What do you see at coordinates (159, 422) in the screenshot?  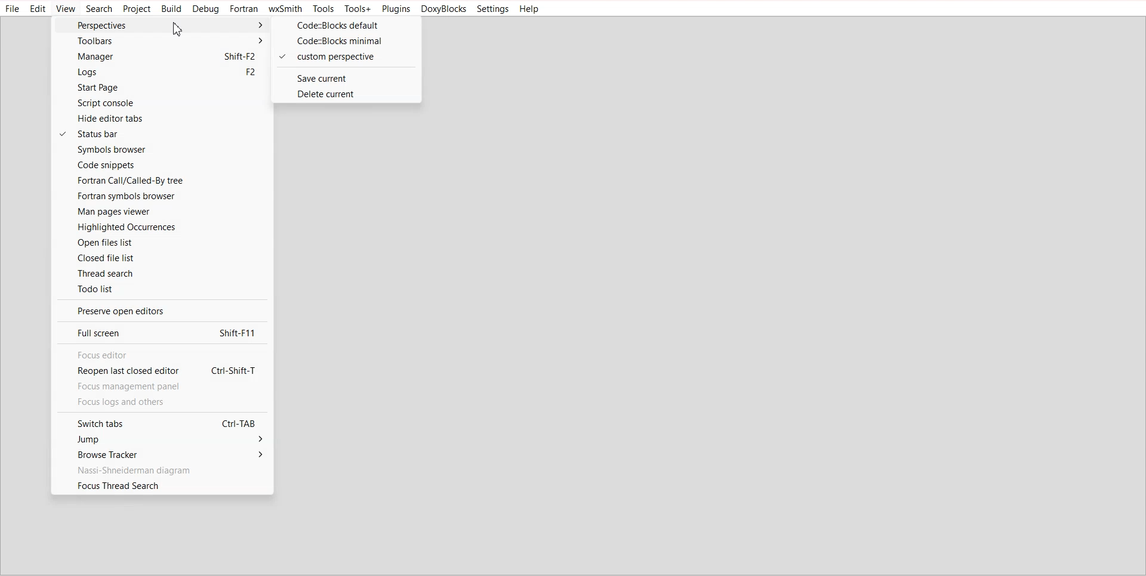 I see `Switch tabs` at bounding box center [159, 422].